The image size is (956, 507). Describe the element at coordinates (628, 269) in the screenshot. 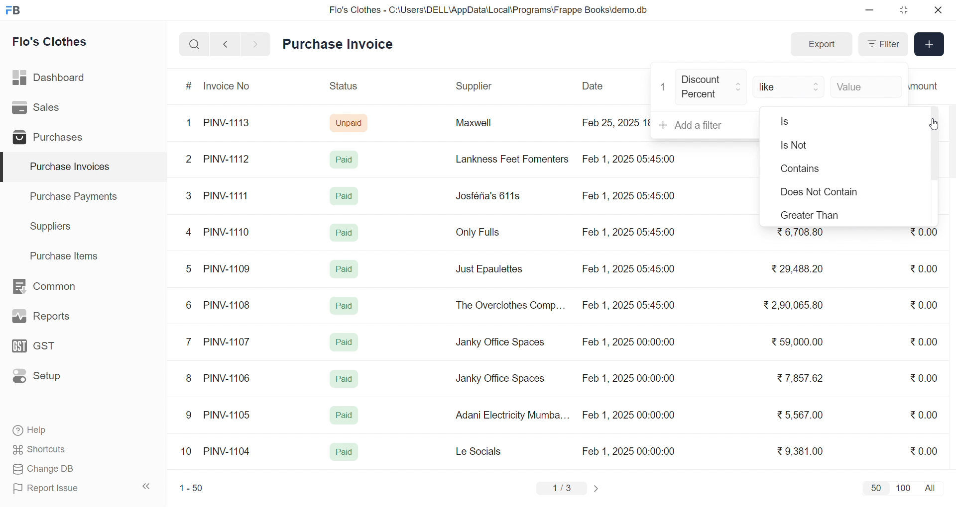

I see `Feb 1, 2025 05:45:00` at that location.